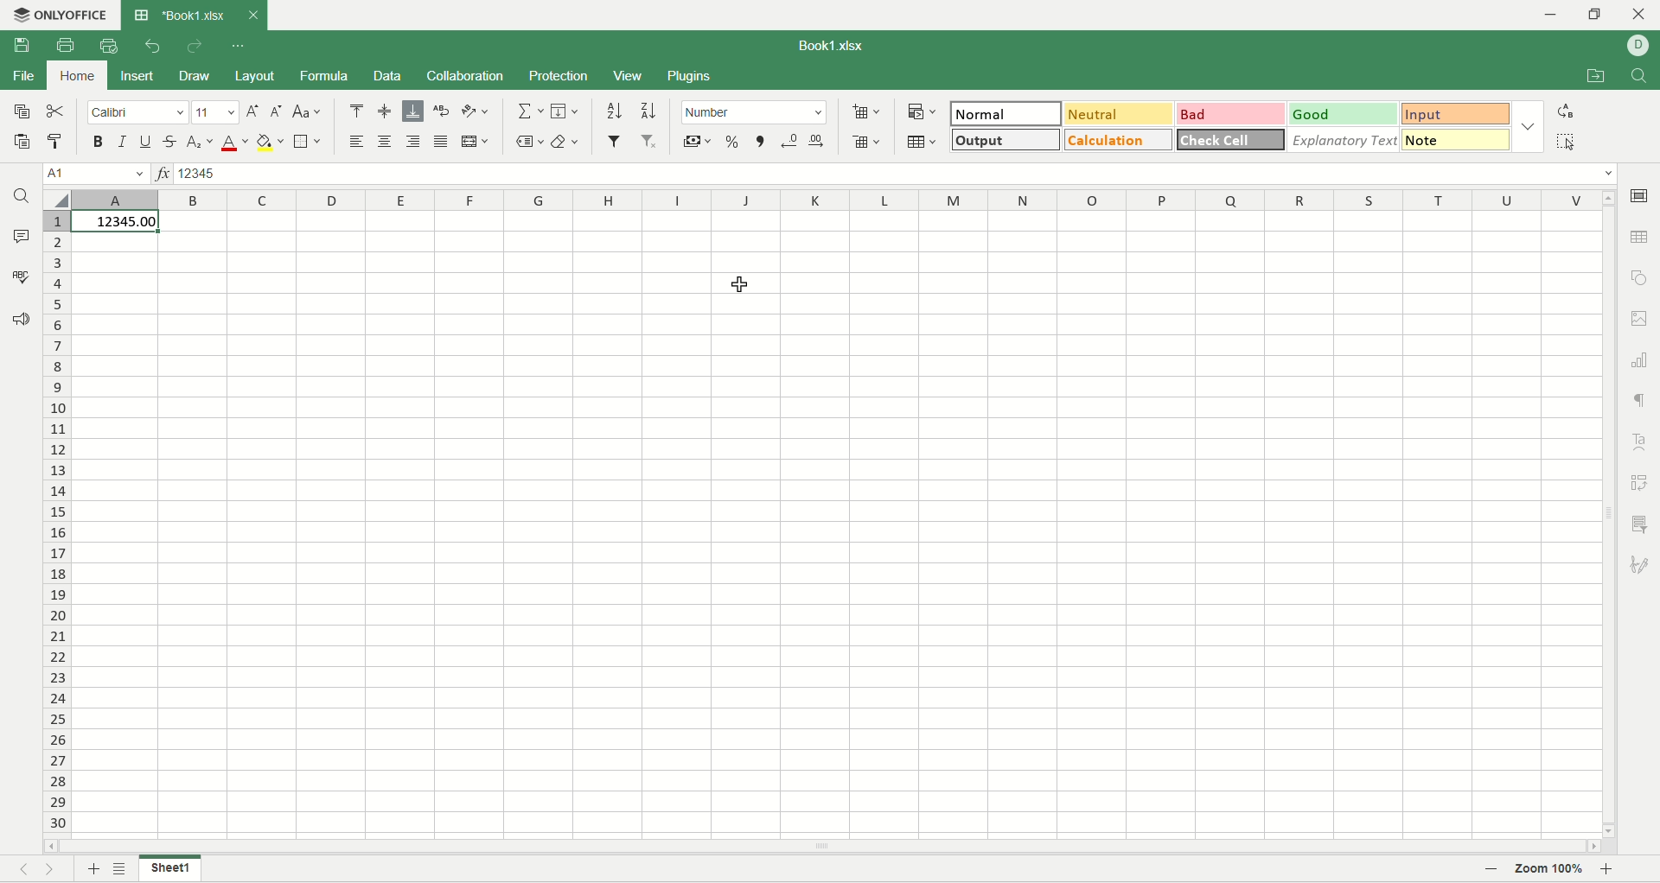 The image size is (1660, 883). I want to click on document name, so click(833, 46).